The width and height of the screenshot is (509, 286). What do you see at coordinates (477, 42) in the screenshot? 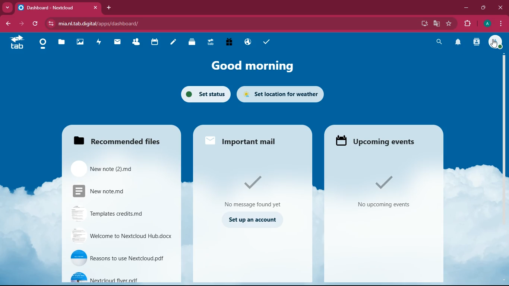
I see `activity` at bounding box center [477, 42].